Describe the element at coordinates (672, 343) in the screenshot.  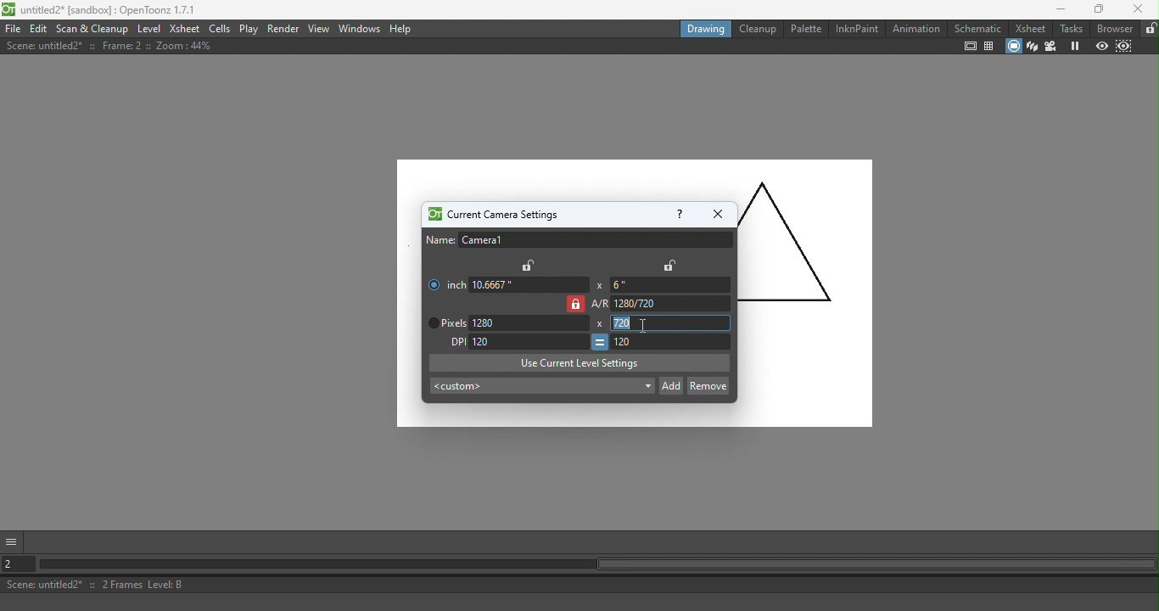
I see `Enter pixel` at that location.